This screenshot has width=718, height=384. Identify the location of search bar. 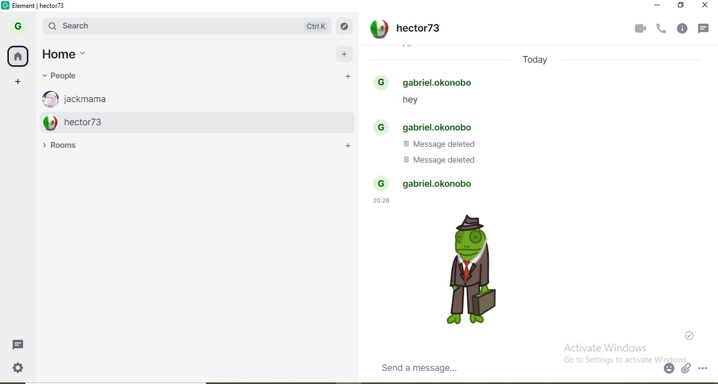
(161, 26).